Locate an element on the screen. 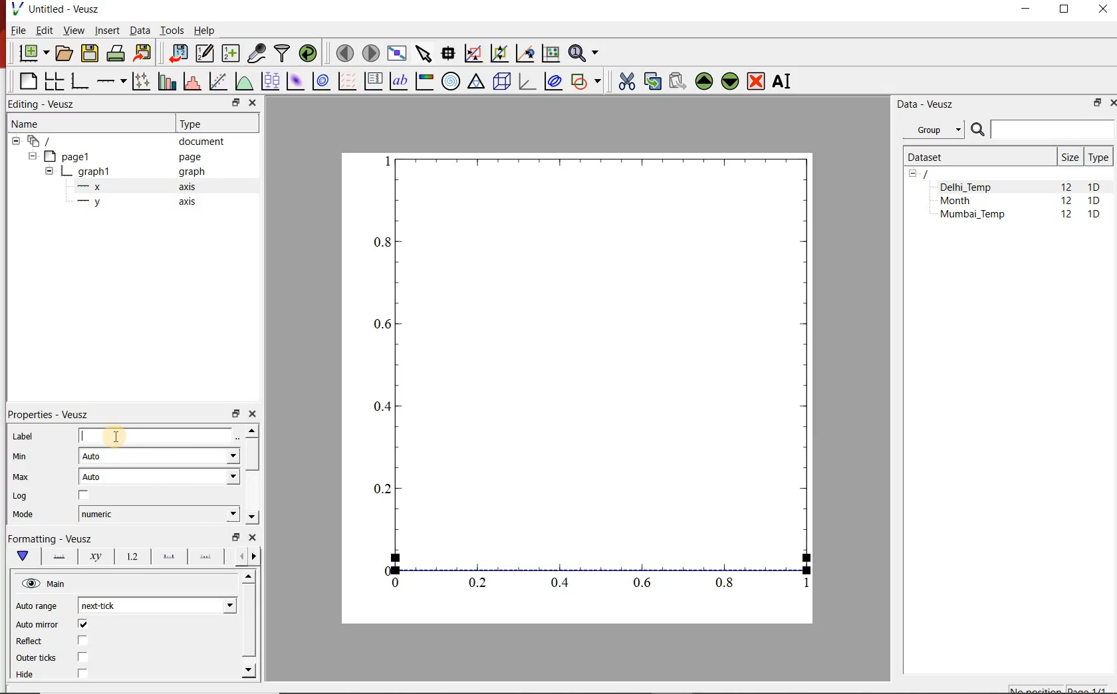  move to the next page is located at coordinates (371, 53).